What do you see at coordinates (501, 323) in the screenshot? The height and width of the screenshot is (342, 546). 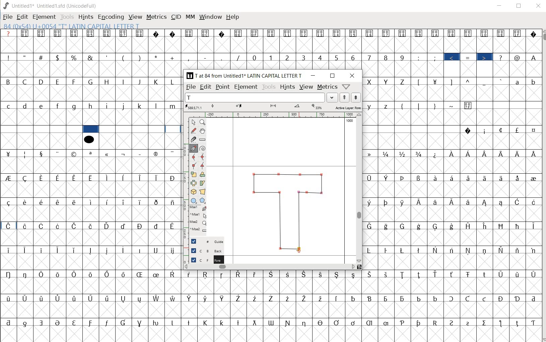 I see `Symbol` at bounding box center [501, 323].